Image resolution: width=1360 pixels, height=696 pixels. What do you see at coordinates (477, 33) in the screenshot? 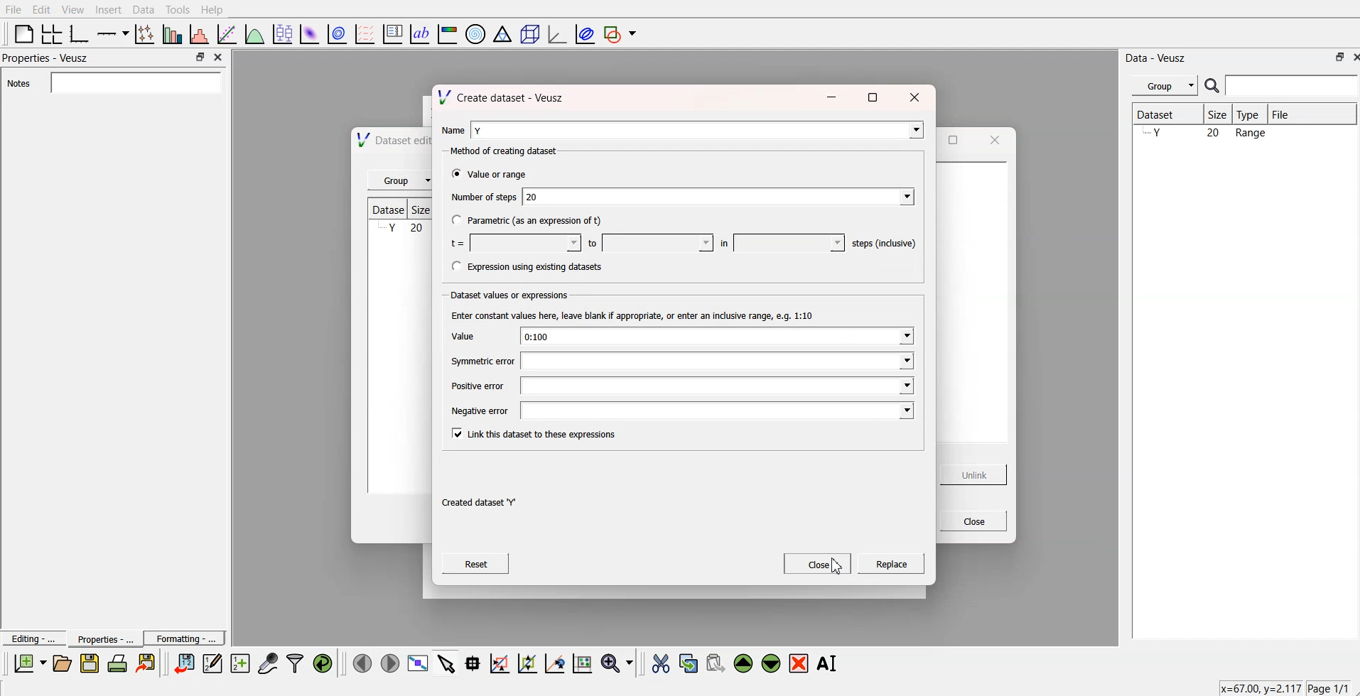
I see `polar graph` at bounding box center [477, 33].